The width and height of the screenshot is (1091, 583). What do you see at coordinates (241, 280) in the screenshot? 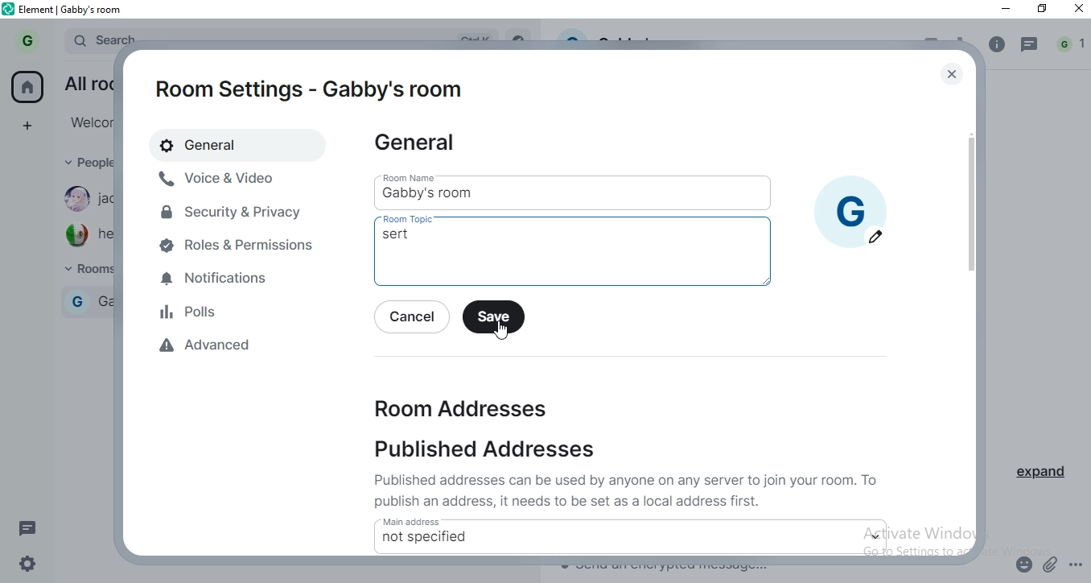
I see `notifications` at bounding box center [241, 280].